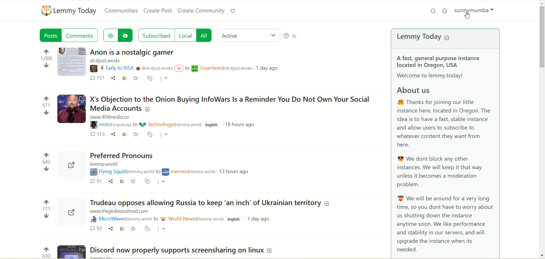 The image size is (545, 259). Describe the element at coordinates (166, 135) in the screenshot. I see `More options` at that location.